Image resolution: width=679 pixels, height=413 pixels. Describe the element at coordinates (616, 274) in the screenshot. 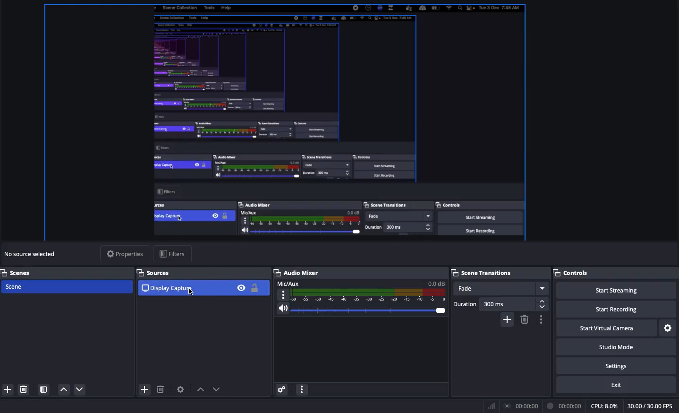

I see `Controls` at that location.